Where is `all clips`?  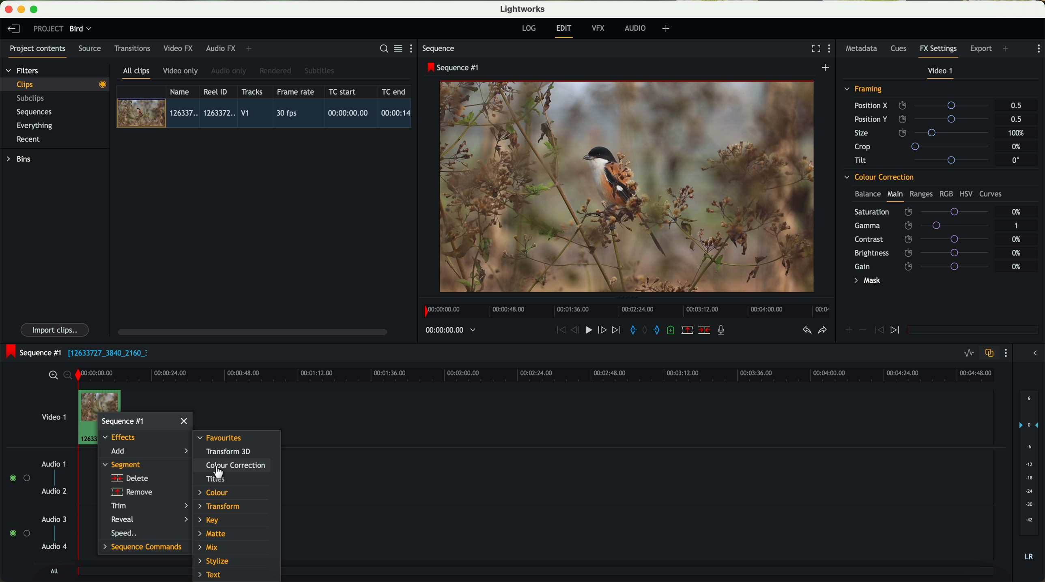
all clips is located at coordinates (137, 73).